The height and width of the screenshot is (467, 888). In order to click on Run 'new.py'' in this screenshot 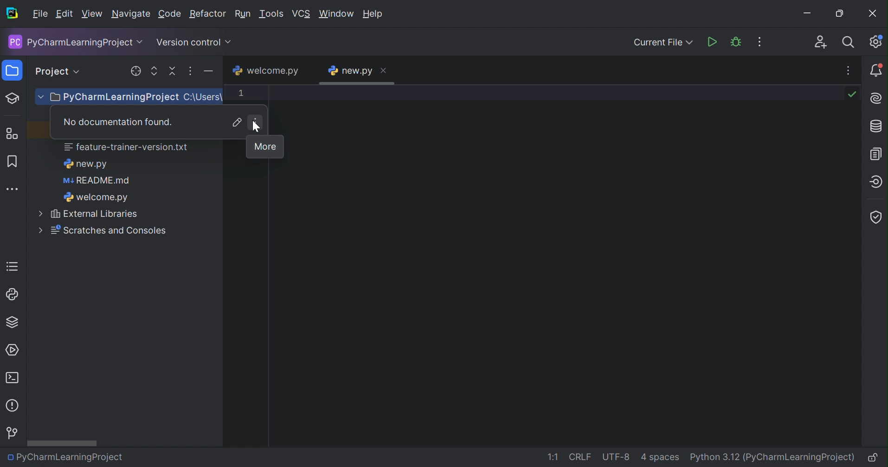, I will do `click(713, 42)`.